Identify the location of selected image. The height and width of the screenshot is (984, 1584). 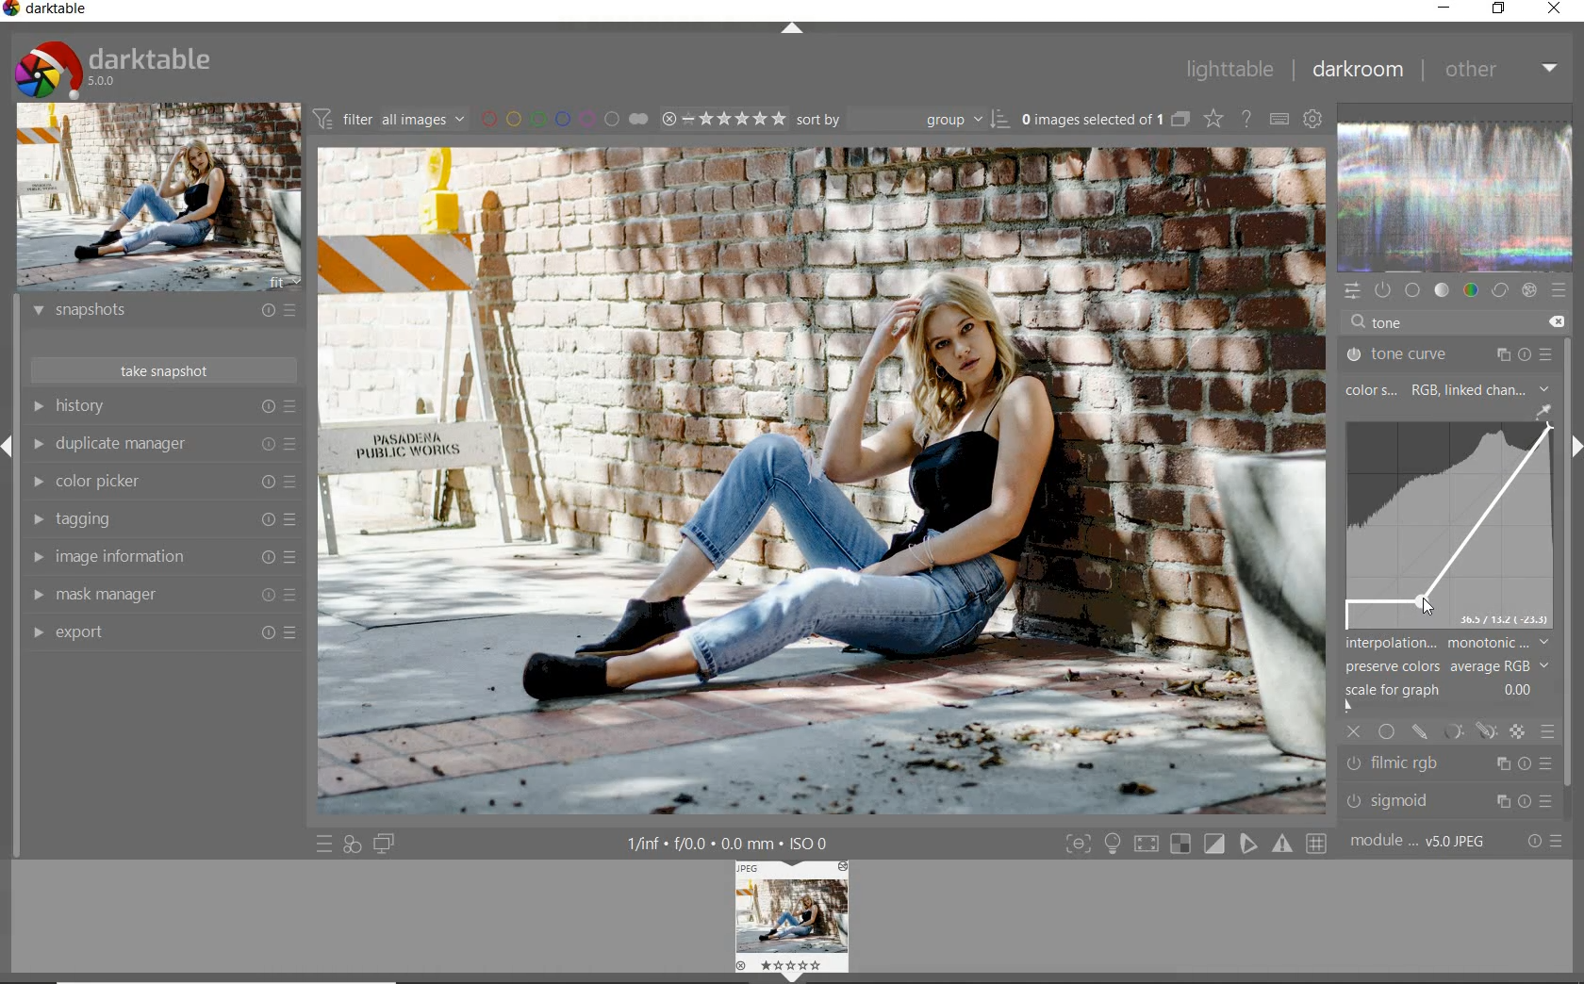
(822, 484).